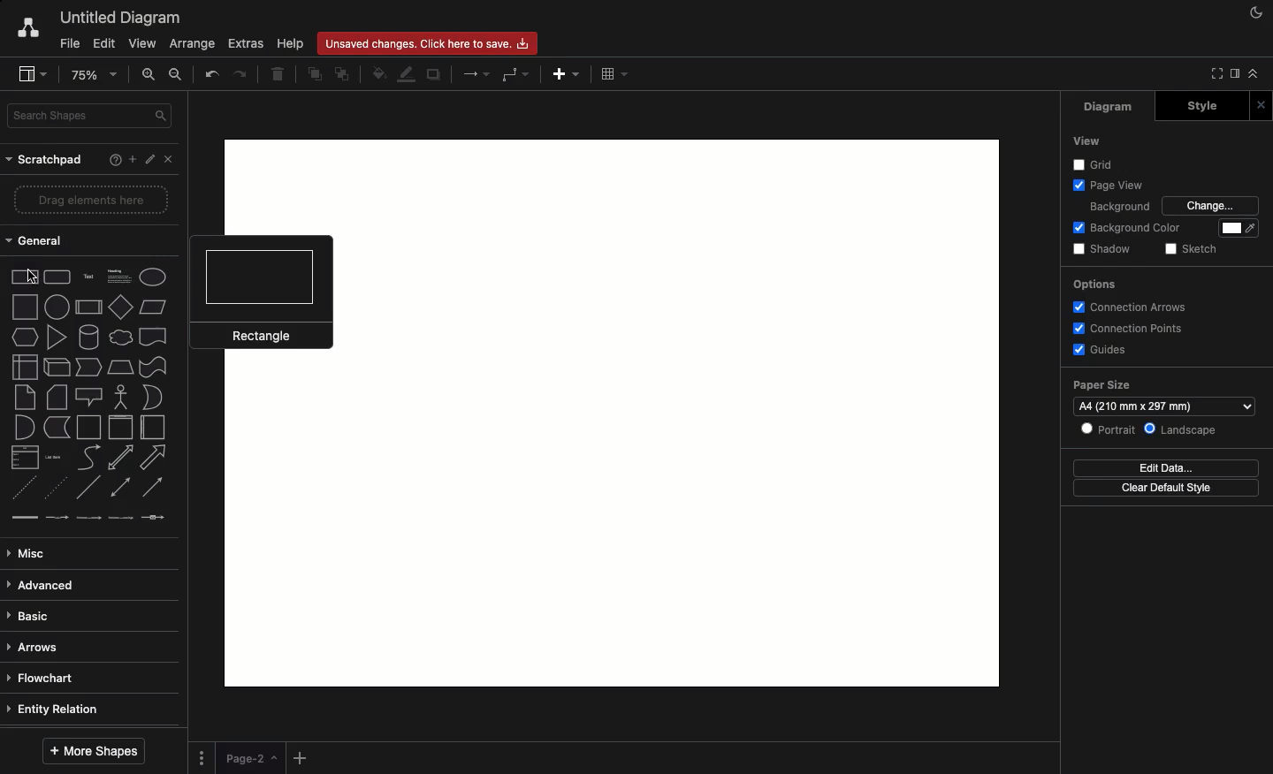  Describe the element at coordinates (156, 520) in the screenshot. I see `connector with symbol` at that location.